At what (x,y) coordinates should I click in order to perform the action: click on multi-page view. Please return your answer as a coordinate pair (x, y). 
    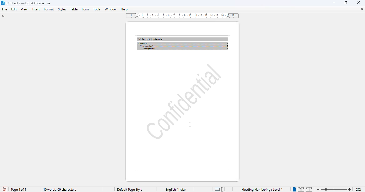
    Looking at the image, I should click on (301, 189).